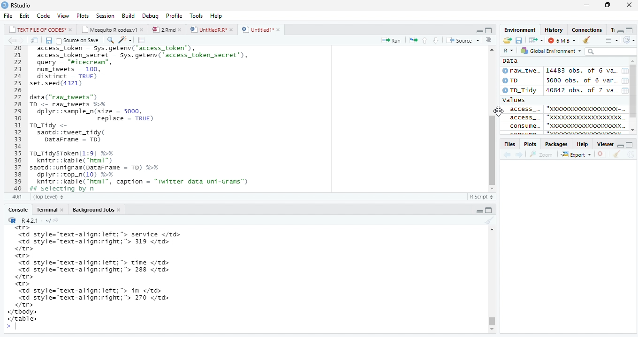 The width and height of the screenshot is (638, 337). Describe the element at coordinates (603, 154) in the screenshot. I see `remove viewer` at that location.